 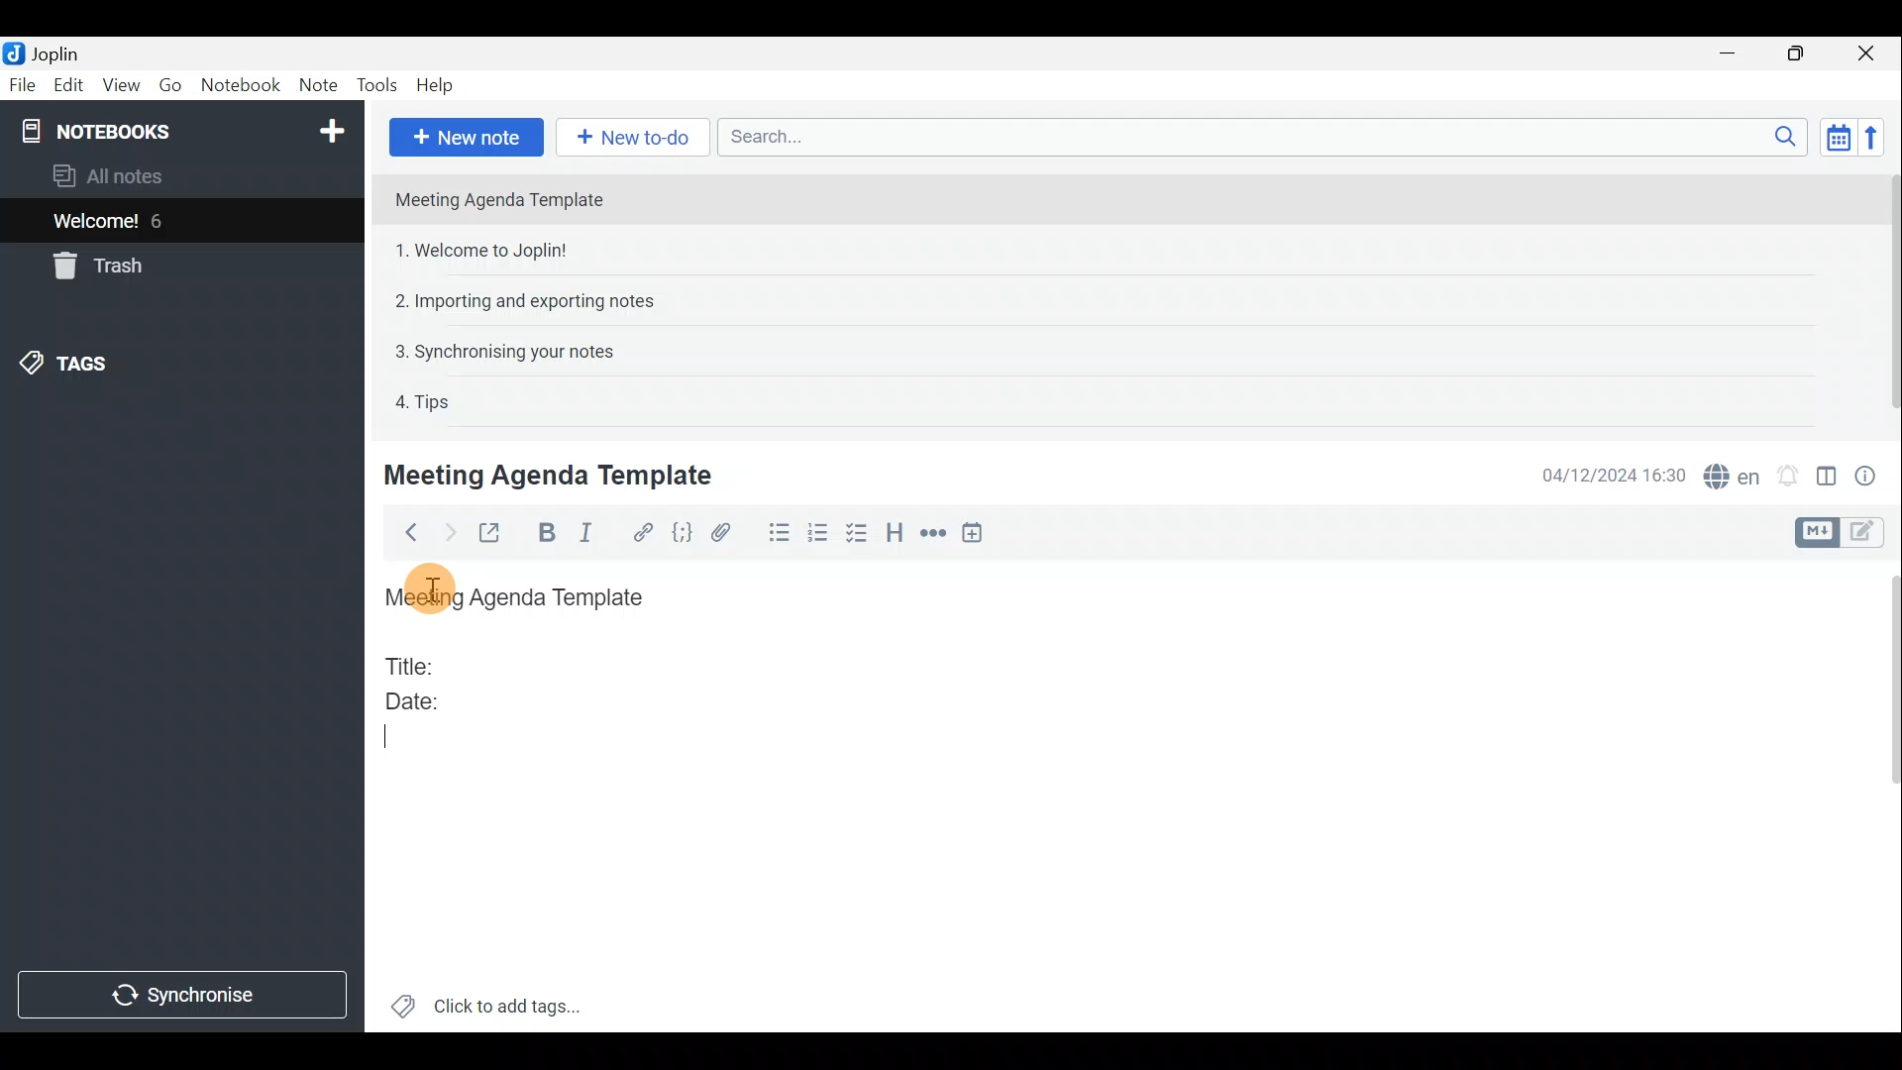 What do you see at coordinates (94, 266) in the screenshot?
I see `Trash` at bounding box center [94, 266].